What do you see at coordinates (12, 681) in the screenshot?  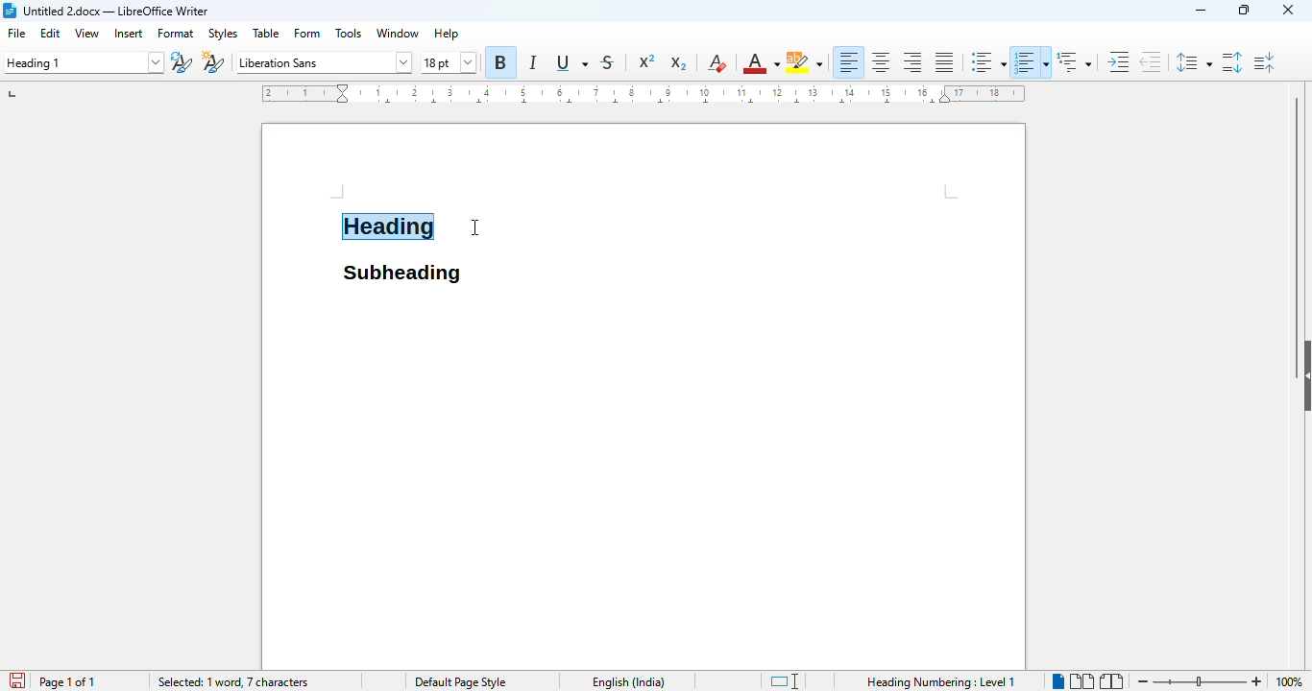 I see `click to save document` at bounding box center [12, 681].